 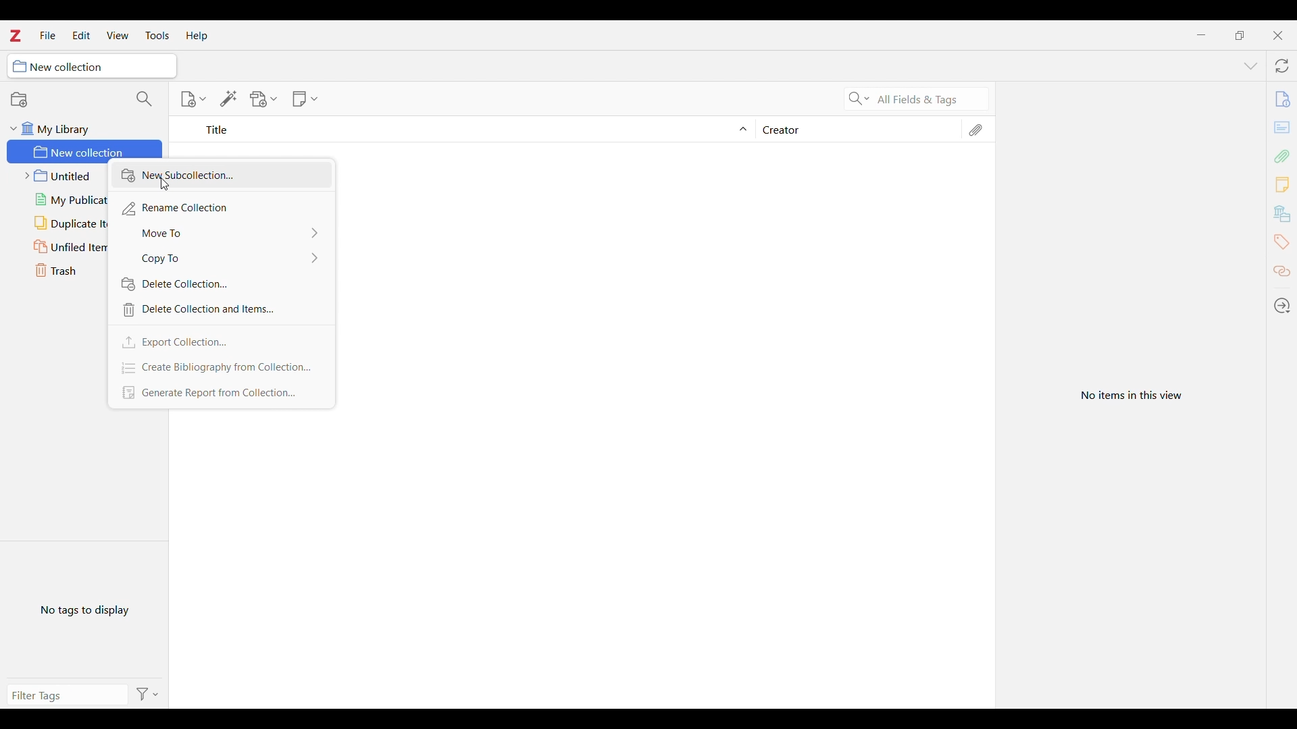 I want to click on Tags, so click(x=1281, y=242).